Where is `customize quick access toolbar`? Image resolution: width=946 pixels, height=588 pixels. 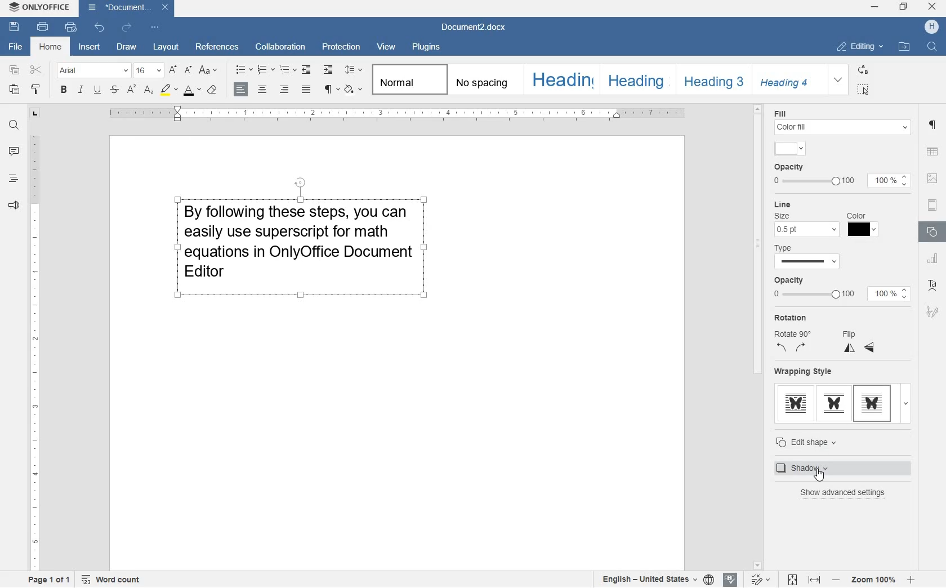 customize quick access toolbar is located at coordinates (155, 28).